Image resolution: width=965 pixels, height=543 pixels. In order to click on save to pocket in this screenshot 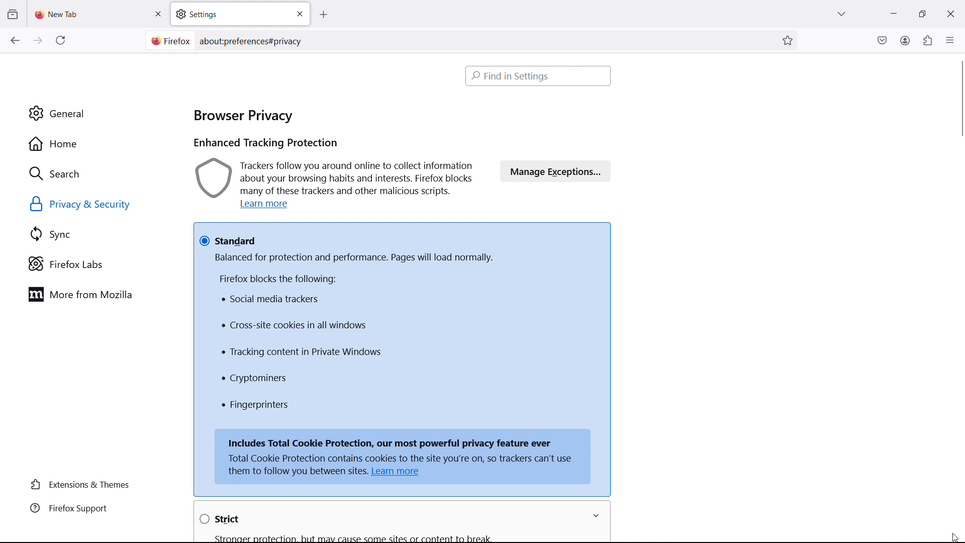, I will do `click(882, 40)`.